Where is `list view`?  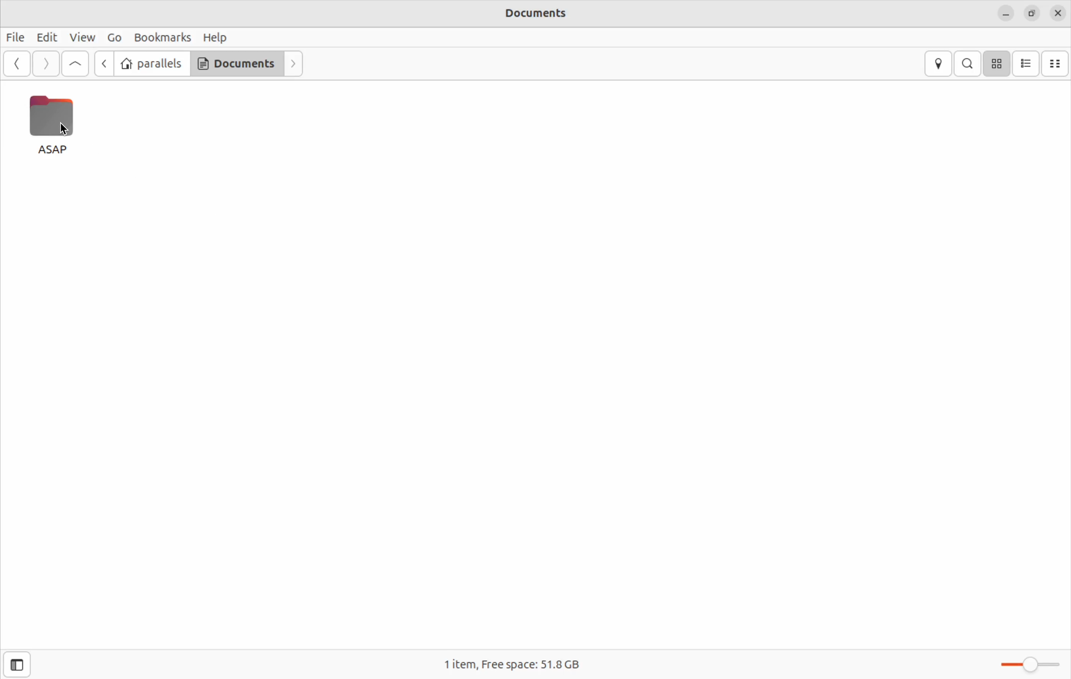 list view is located at coordinates (1028, 63).